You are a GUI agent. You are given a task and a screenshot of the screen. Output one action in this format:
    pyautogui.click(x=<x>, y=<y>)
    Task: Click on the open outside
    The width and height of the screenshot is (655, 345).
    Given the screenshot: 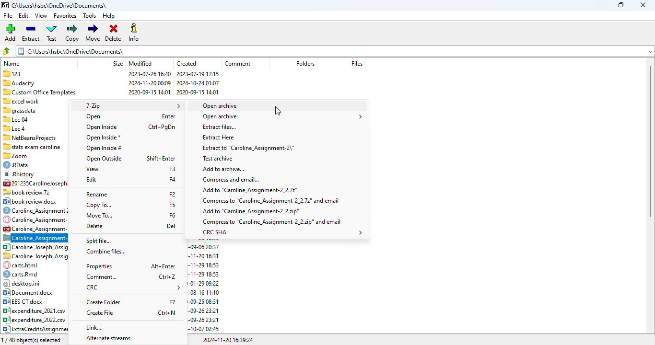 What is the action you would take?
    pyautogui.click(x=104, y=159)
    